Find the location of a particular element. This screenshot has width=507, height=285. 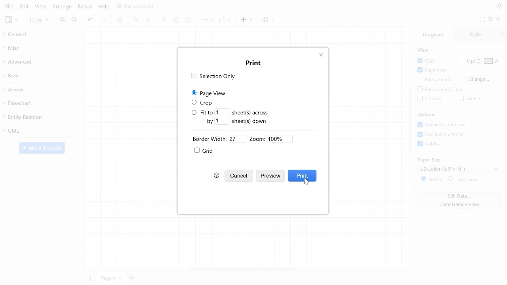

All changes saved is located at coordinates (139, 8).